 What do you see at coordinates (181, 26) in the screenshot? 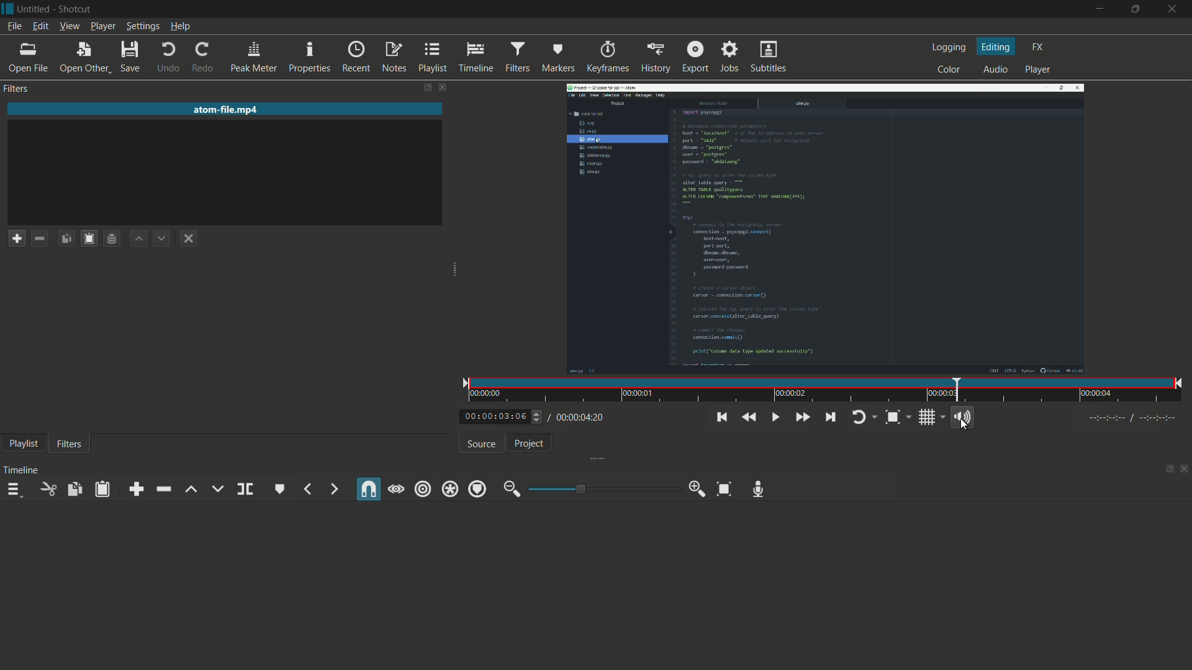
I see `help menu` at bounding box center [181, 26].